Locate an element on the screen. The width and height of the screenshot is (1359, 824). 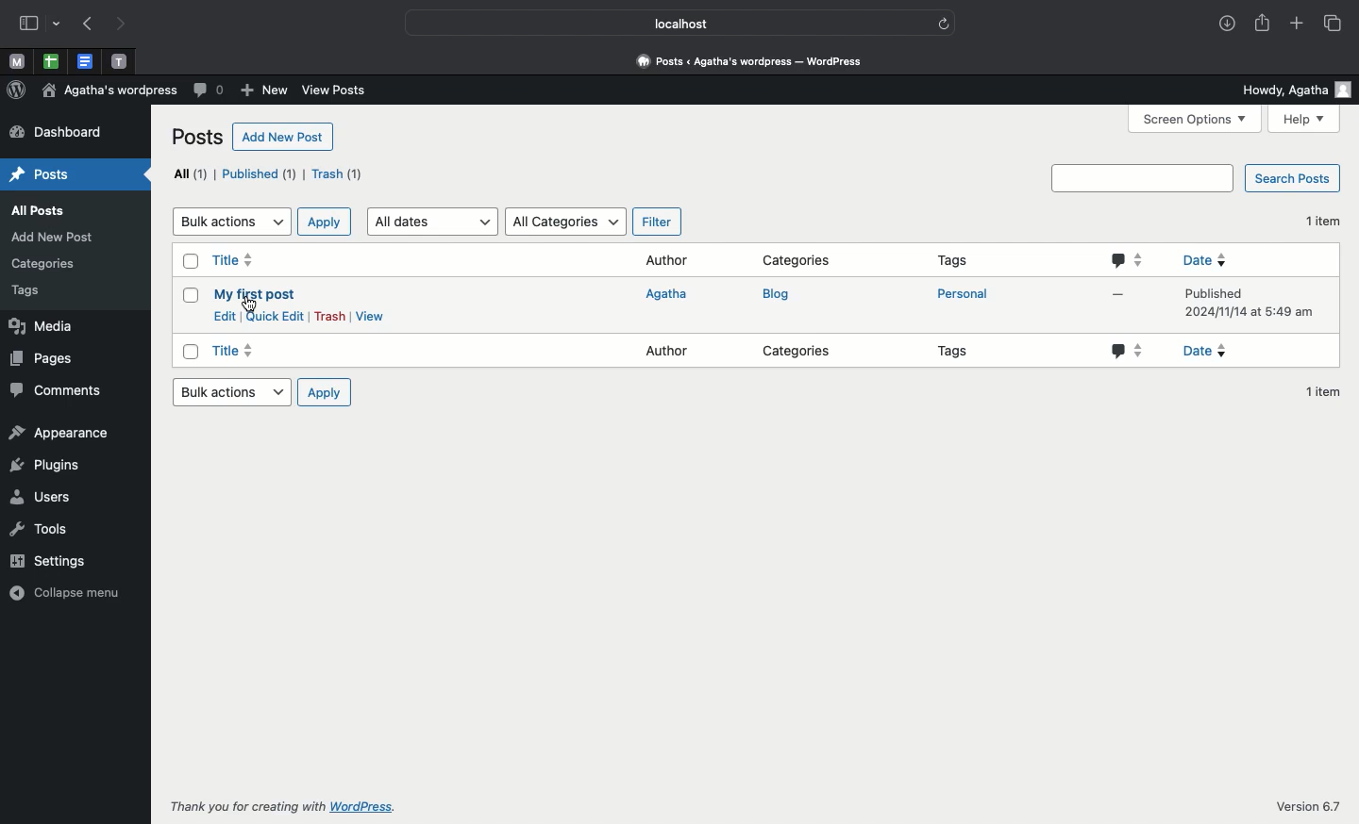
All posts is located at coordinates (42, 207).